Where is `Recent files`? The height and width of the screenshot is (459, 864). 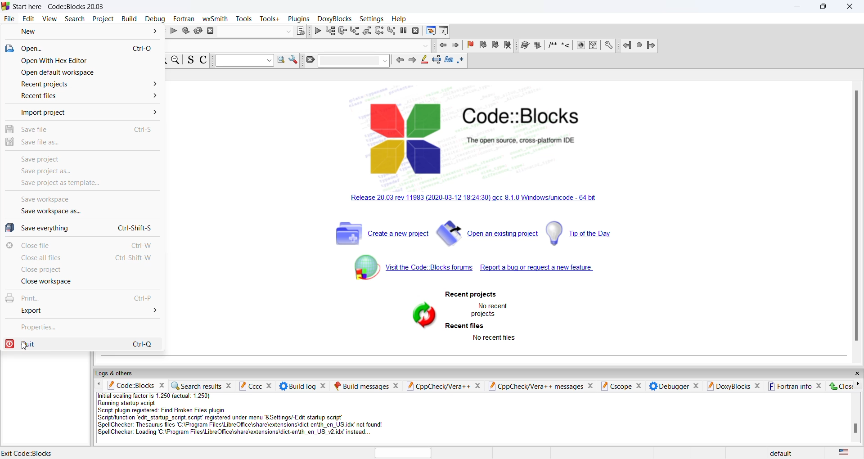 Recent files is located at coordinates (88, 97).